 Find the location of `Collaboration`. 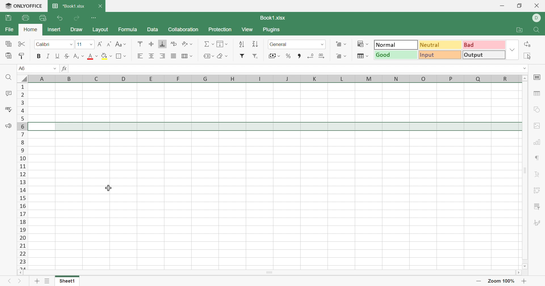

Collaboration is located at coordinates (183, 29).